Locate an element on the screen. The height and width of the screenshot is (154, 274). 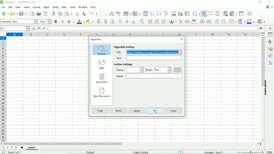
show draw function is located at coordinates (249, 13).